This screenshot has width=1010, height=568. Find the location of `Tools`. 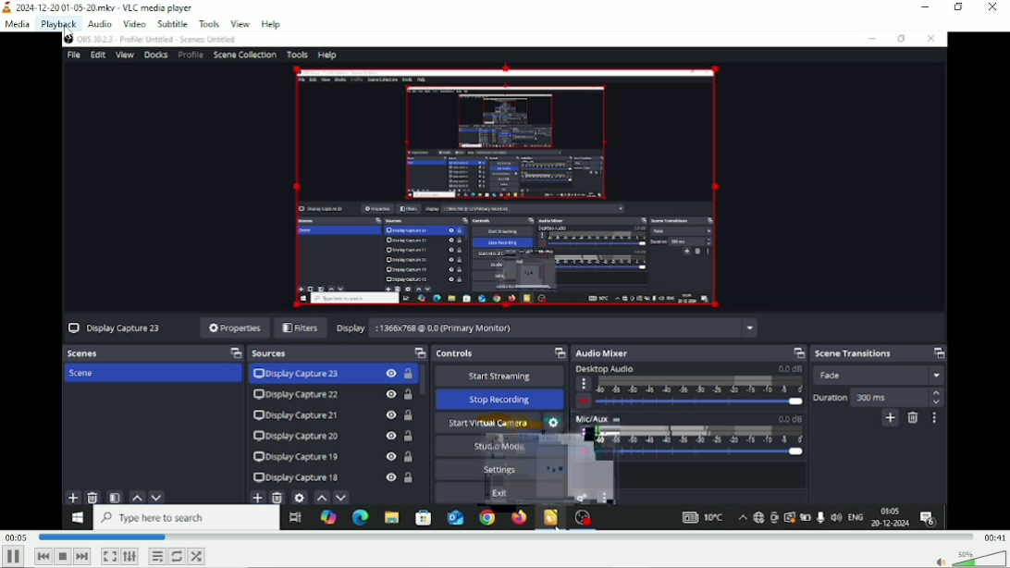

Tools is located at coordinates (210, 24).